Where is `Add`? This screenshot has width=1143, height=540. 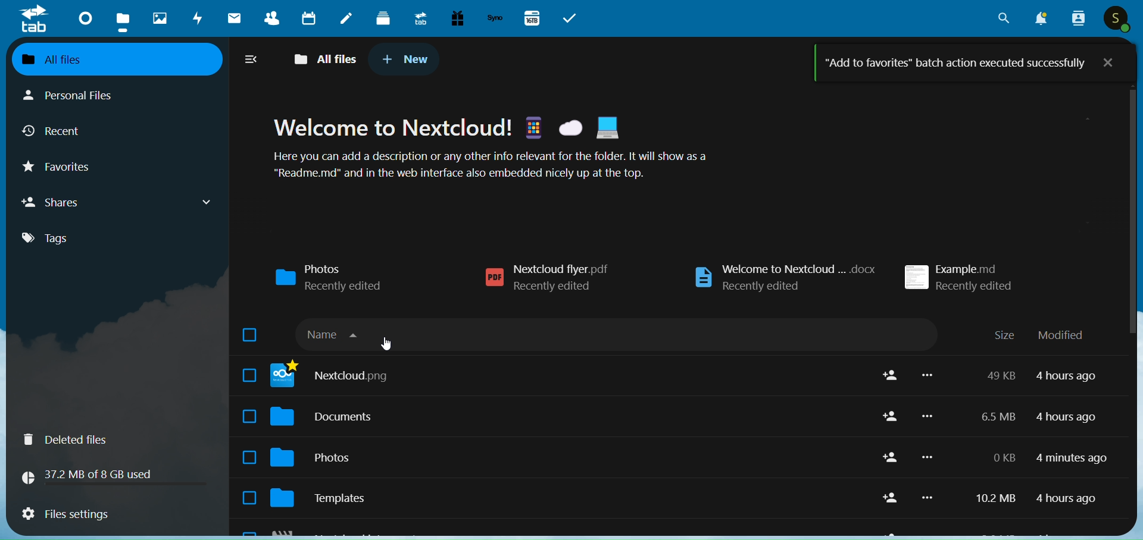 Add is located at coordinates (891, 457).